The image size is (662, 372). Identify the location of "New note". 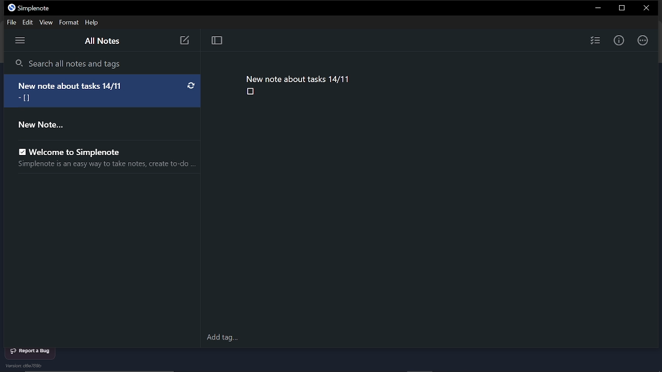
(96, 123).